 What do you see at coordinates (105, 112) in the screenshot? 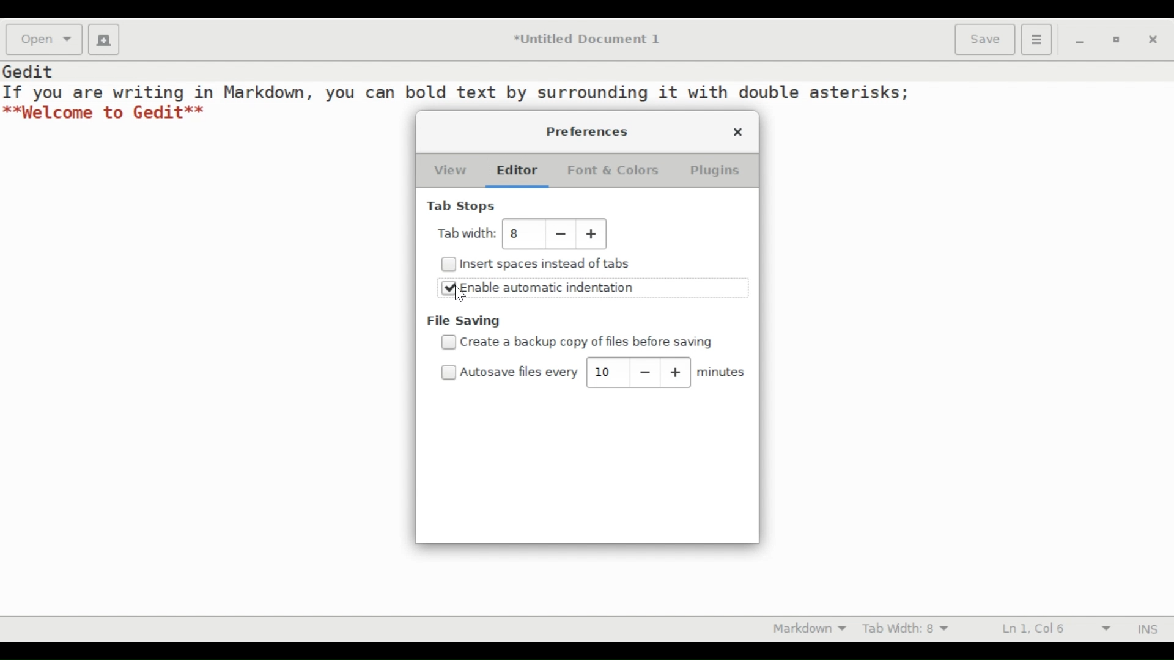
I see `**Welcome to Gedit**` at bounding box center [105, 112].